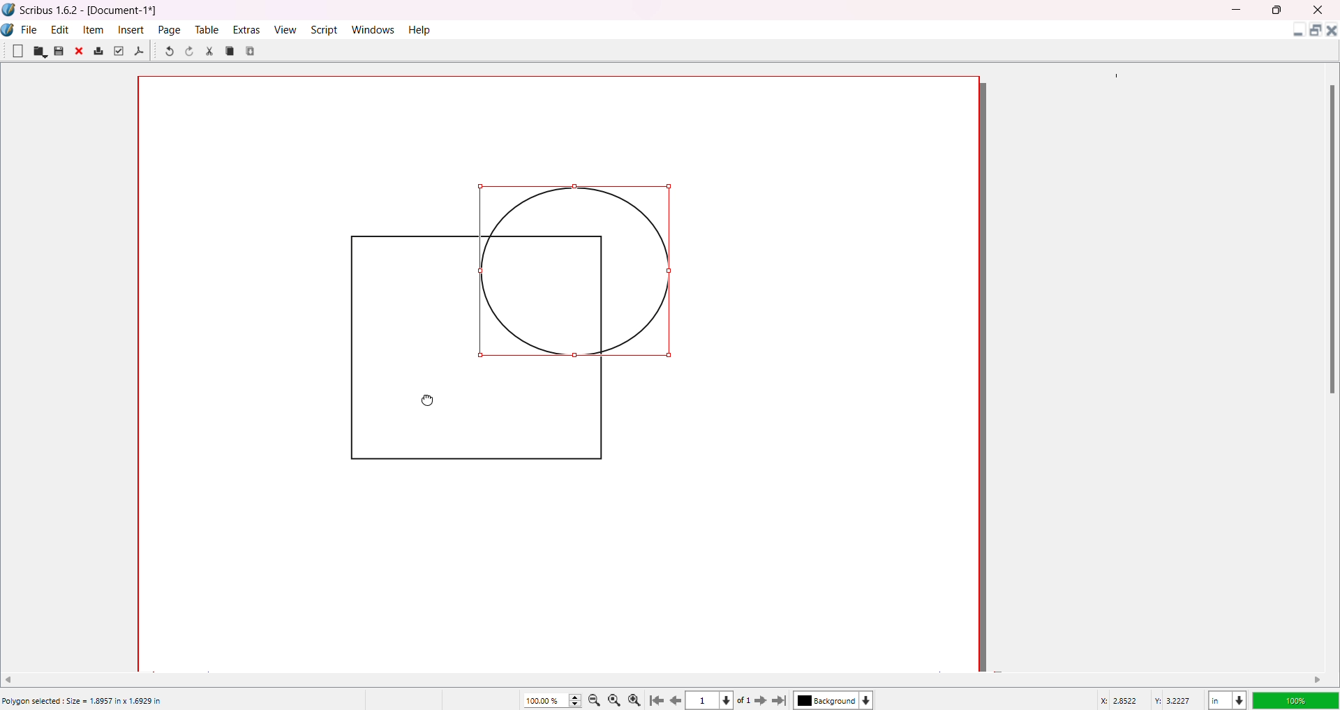 The height and width of the screenshot is (710, 1340). I want to click on Latitude/Longitude, so click(1148, 700).